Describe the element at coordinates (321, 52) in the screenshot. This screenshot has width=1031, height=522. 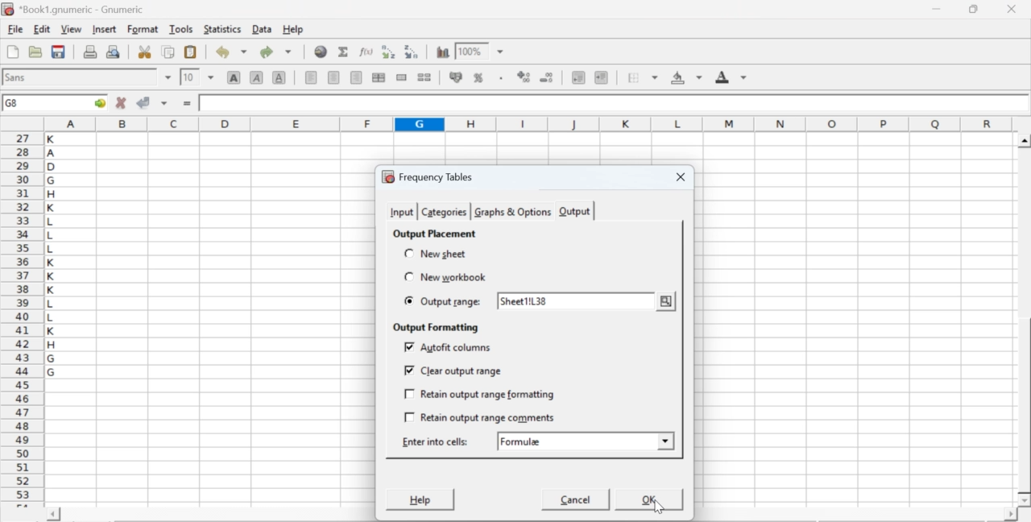
I see `insert hyperlink` at that location.